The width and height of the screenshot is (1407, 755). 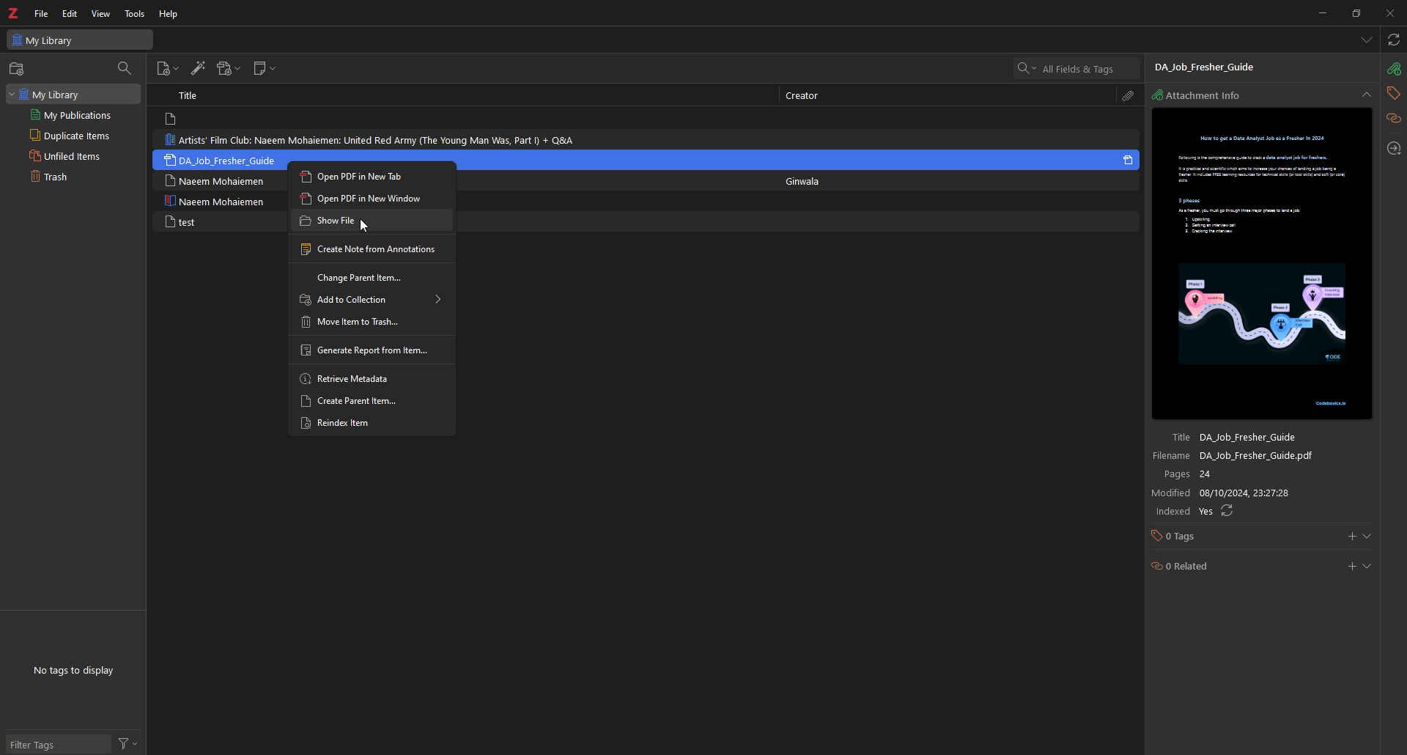 What do you see at coordinates (1077, 68) in the screenshot?
I see `all field and tags` at bounding box center [1077, 68].